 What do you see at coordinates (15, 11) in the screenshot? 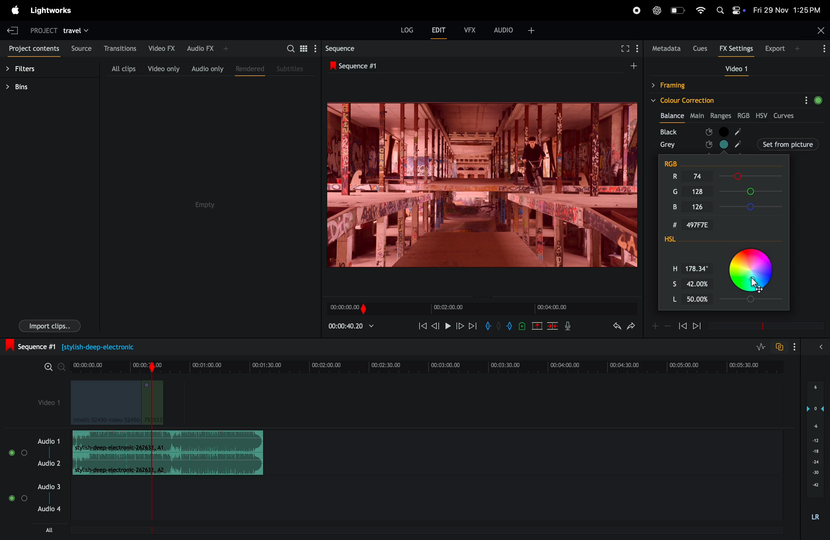
I see `apple menu` at bounding box center [15, 11].